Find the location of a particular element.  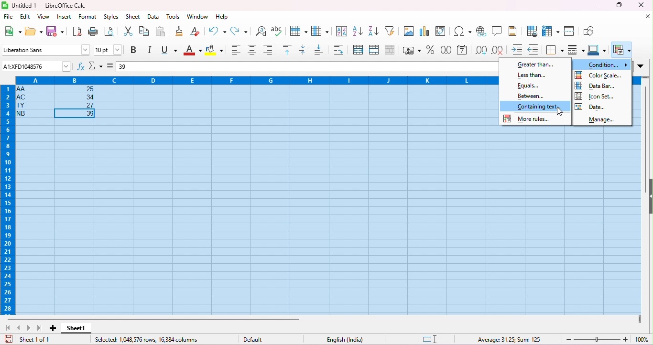

last sheet is located at coordinates (39, 328).